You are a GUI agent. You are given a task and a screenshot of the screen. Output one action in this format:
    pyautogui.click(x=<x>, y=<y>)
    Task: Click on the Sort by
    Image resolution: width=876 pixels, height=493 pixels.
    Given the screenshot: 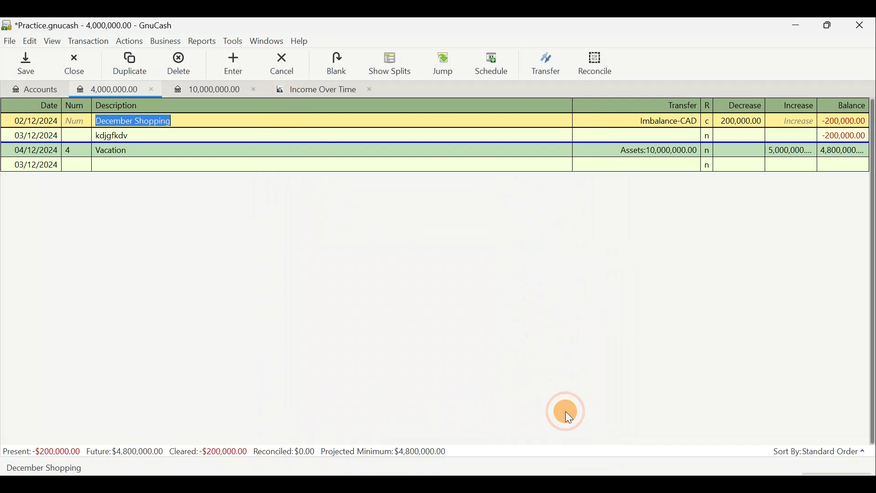 What is the action you would take?
    pyautogui.click(x=821, y=453)
    